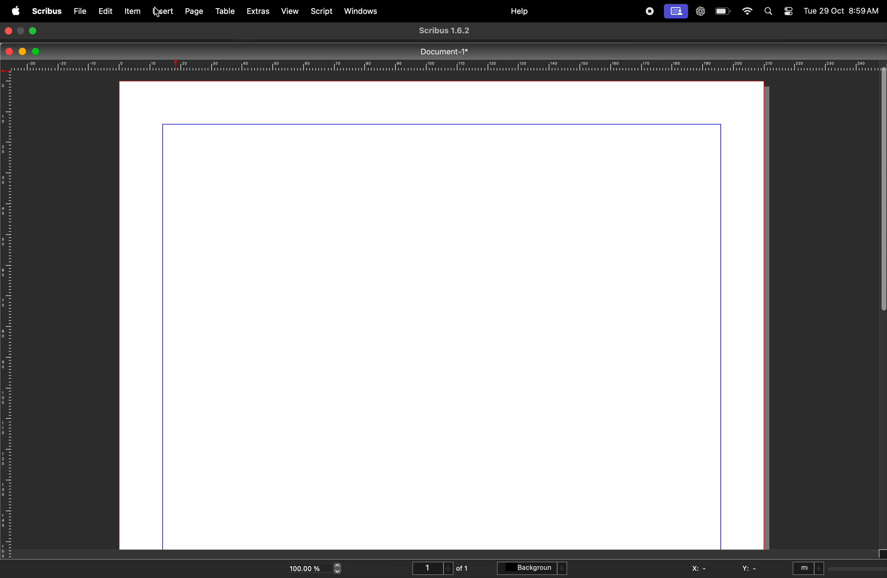 This screenshot has width=887, height=578. I want to click on maximize, so click(37, 51).